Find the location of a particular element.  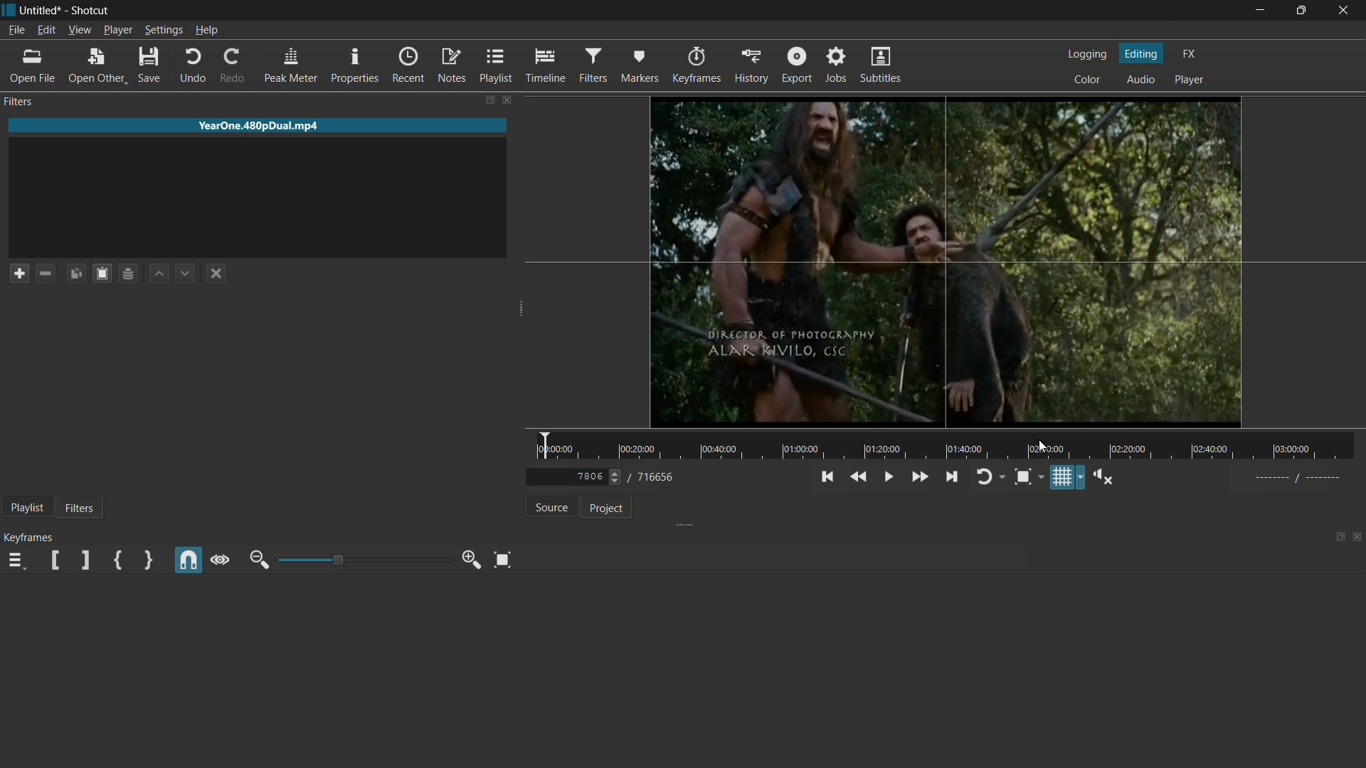

set filter start is located at coordinates (55, 560).